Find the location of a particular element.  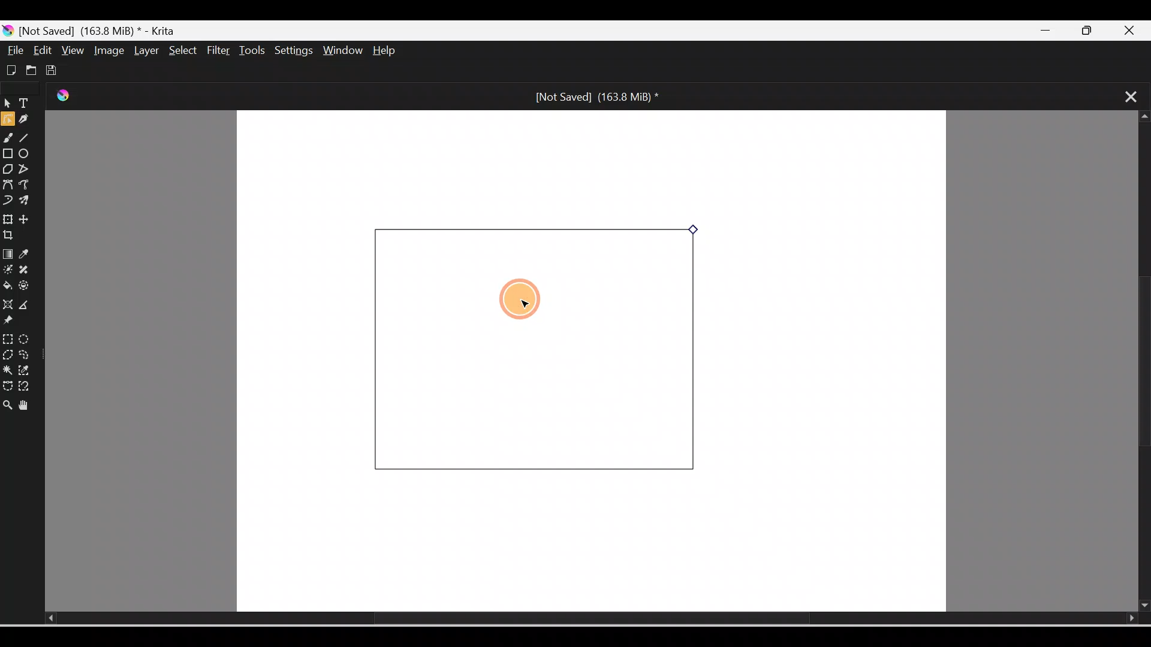

Rectangle is located at coordinates (8, 153).